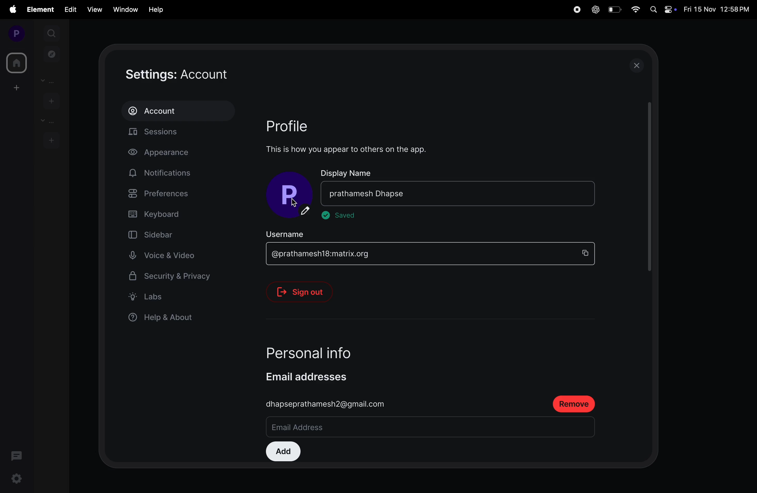 The image size is (757, 493). I want to click on threads, so click(17, 455).